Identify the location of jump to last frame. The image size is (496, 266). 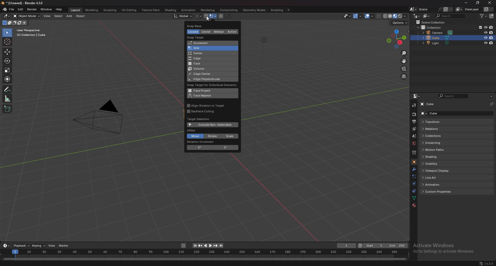
(221, 246).